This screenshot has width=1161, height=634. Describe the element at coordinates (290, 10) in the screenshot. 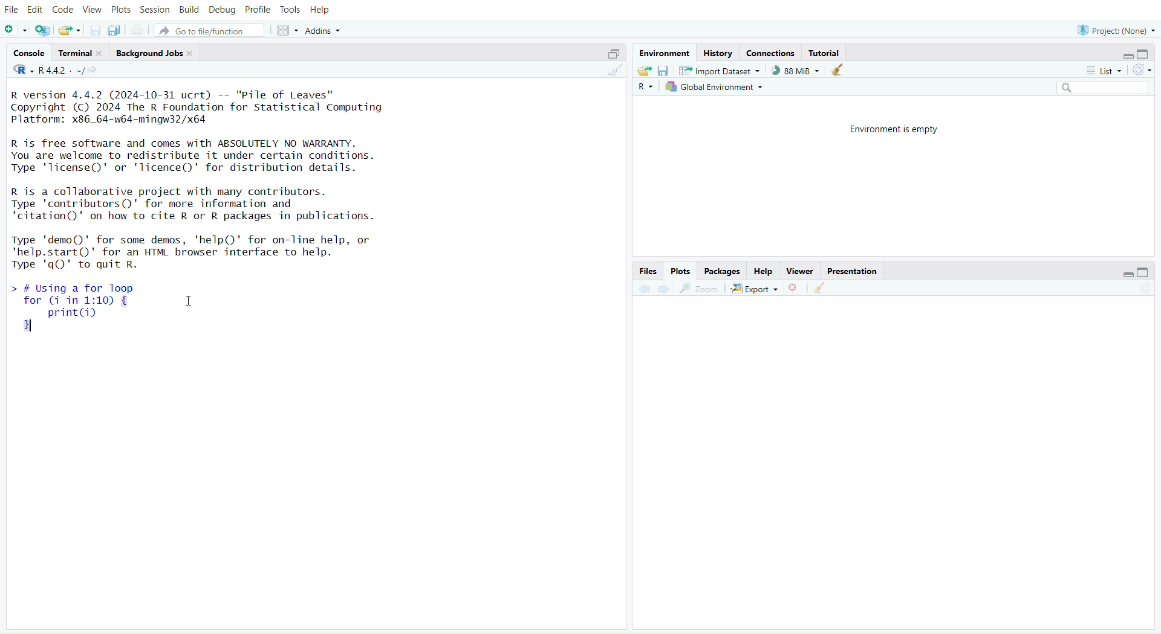

I see `tools` at that location.